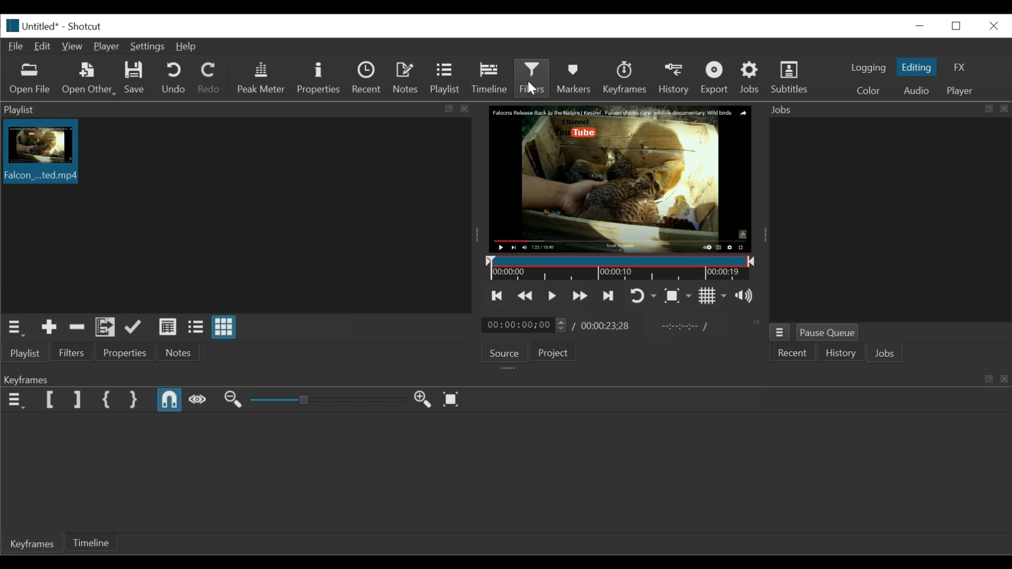  I want to click on Skip to the next point, so click(606, 297).